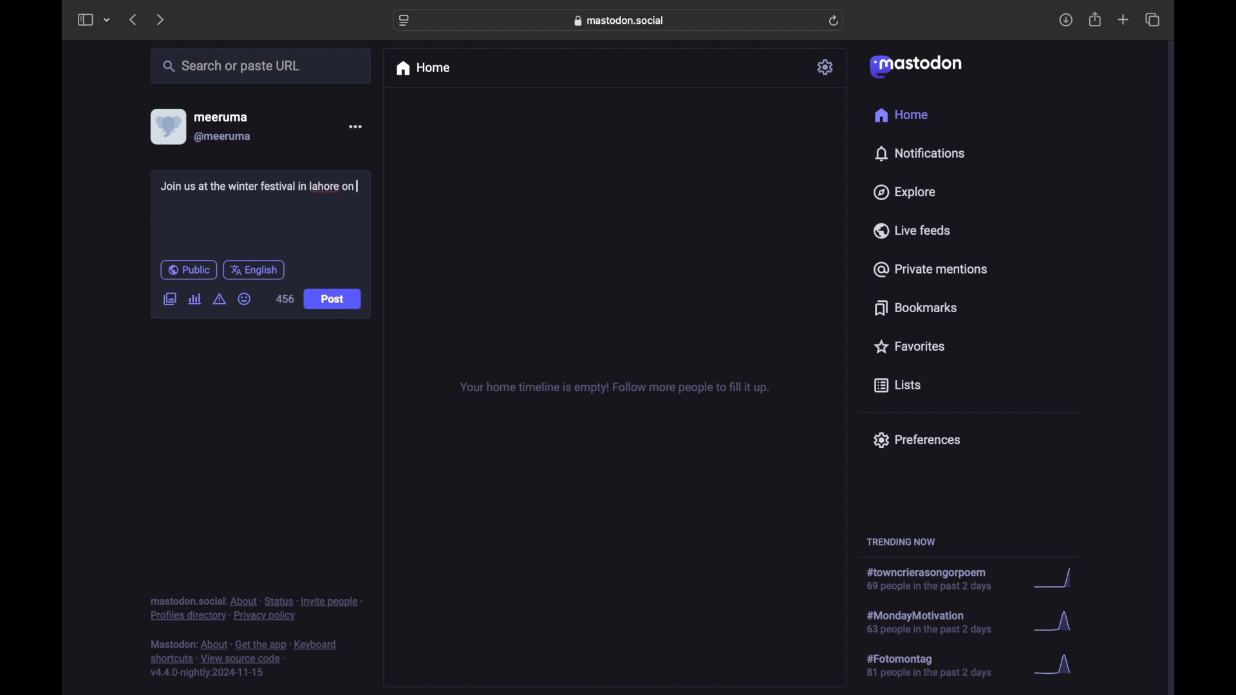 The width and height of the screenshot is (1236, 695). Describe the element at coordinates (919, 153) in the screenshot. I see `notifications` at that location.